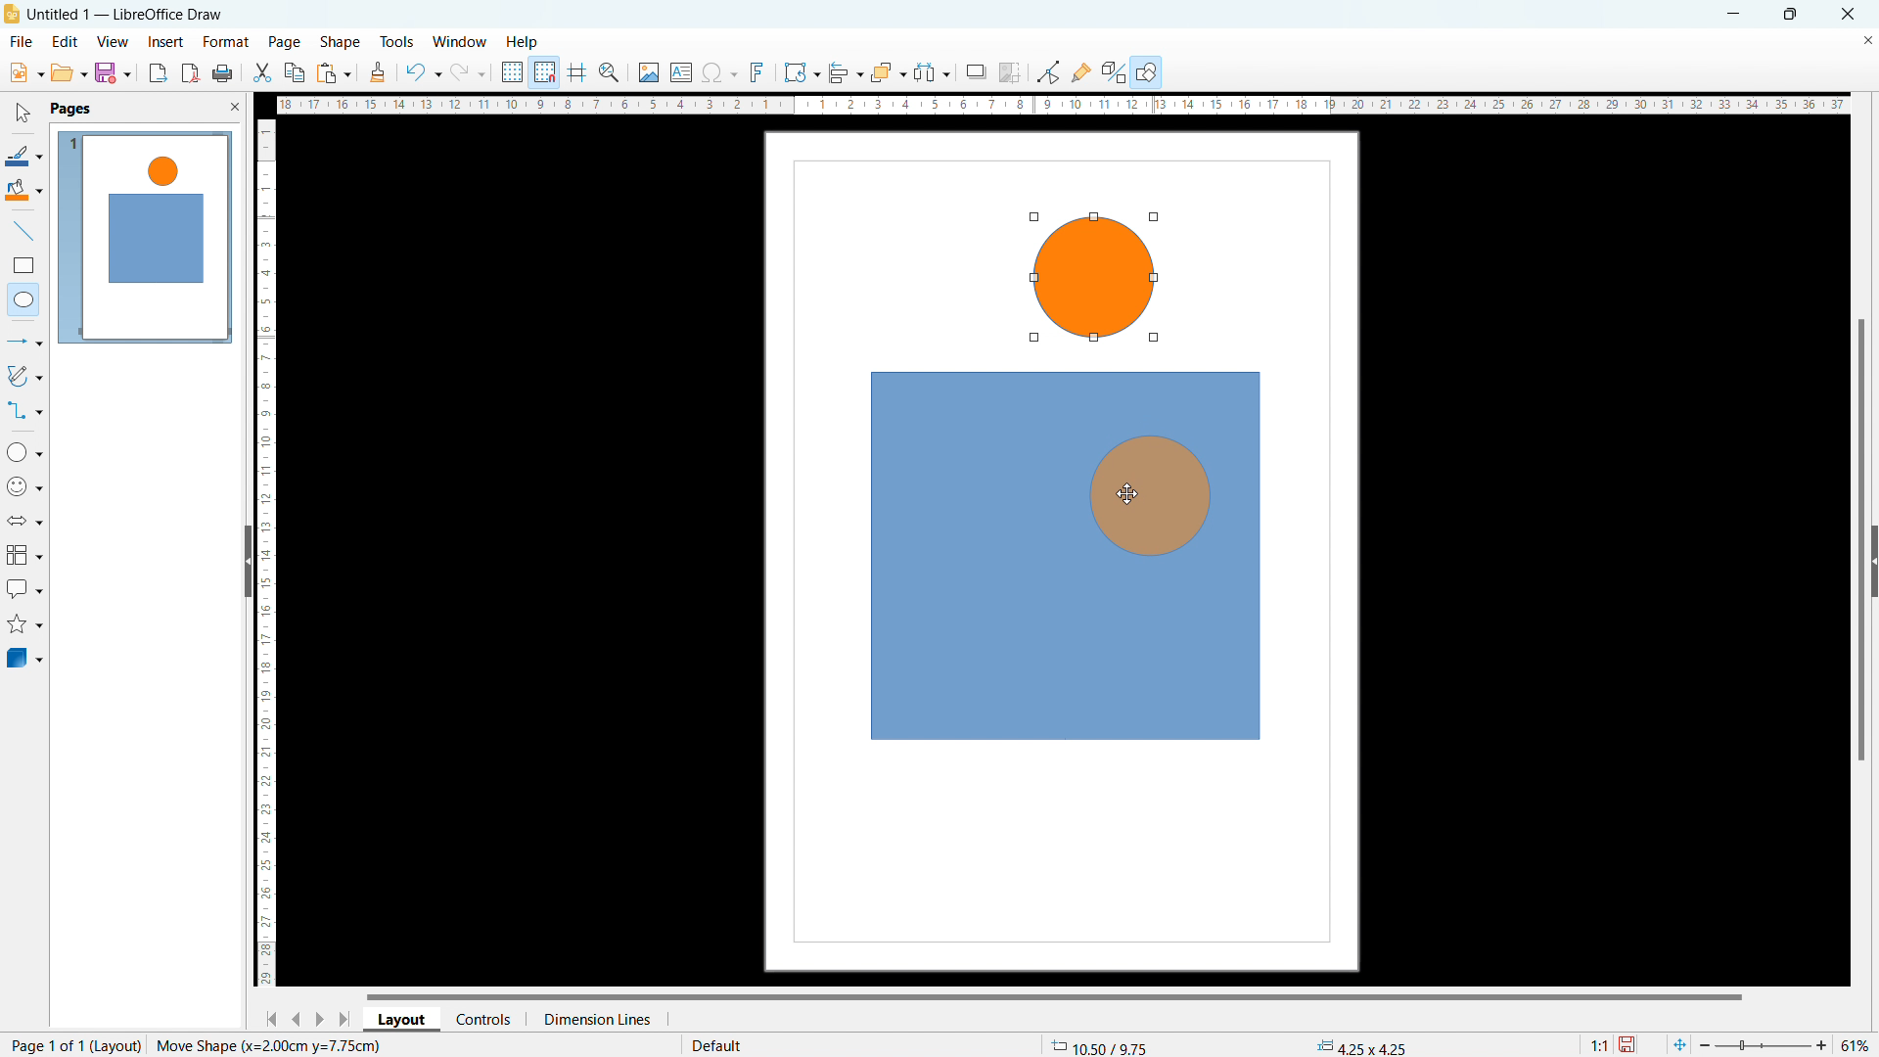 The width and height of the screenshot is (1879, 1057). What do you see at coordinates (845, 72) in the screenshot?
I see `align object` at bounding box center [845, 72].